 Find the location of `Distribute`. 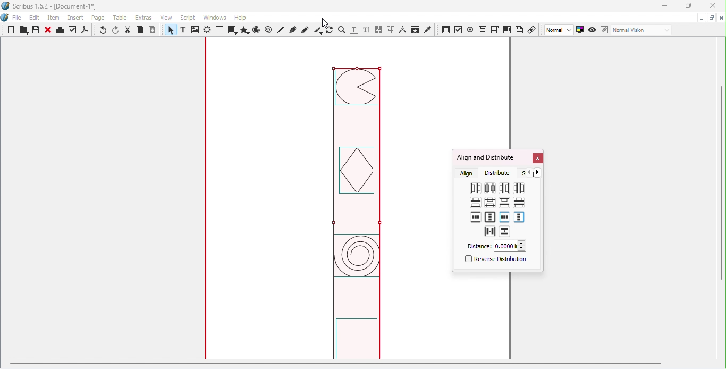

Distribute is located at coordinates (500, 173).